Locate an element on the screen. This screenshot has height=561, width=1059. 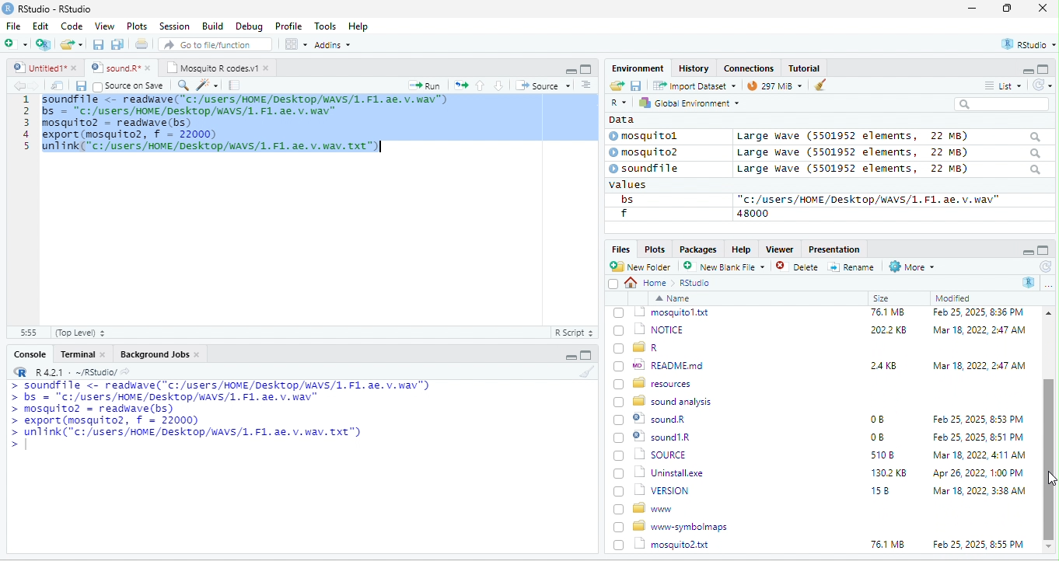
= List ~ is located at coordinates (1000, 85).